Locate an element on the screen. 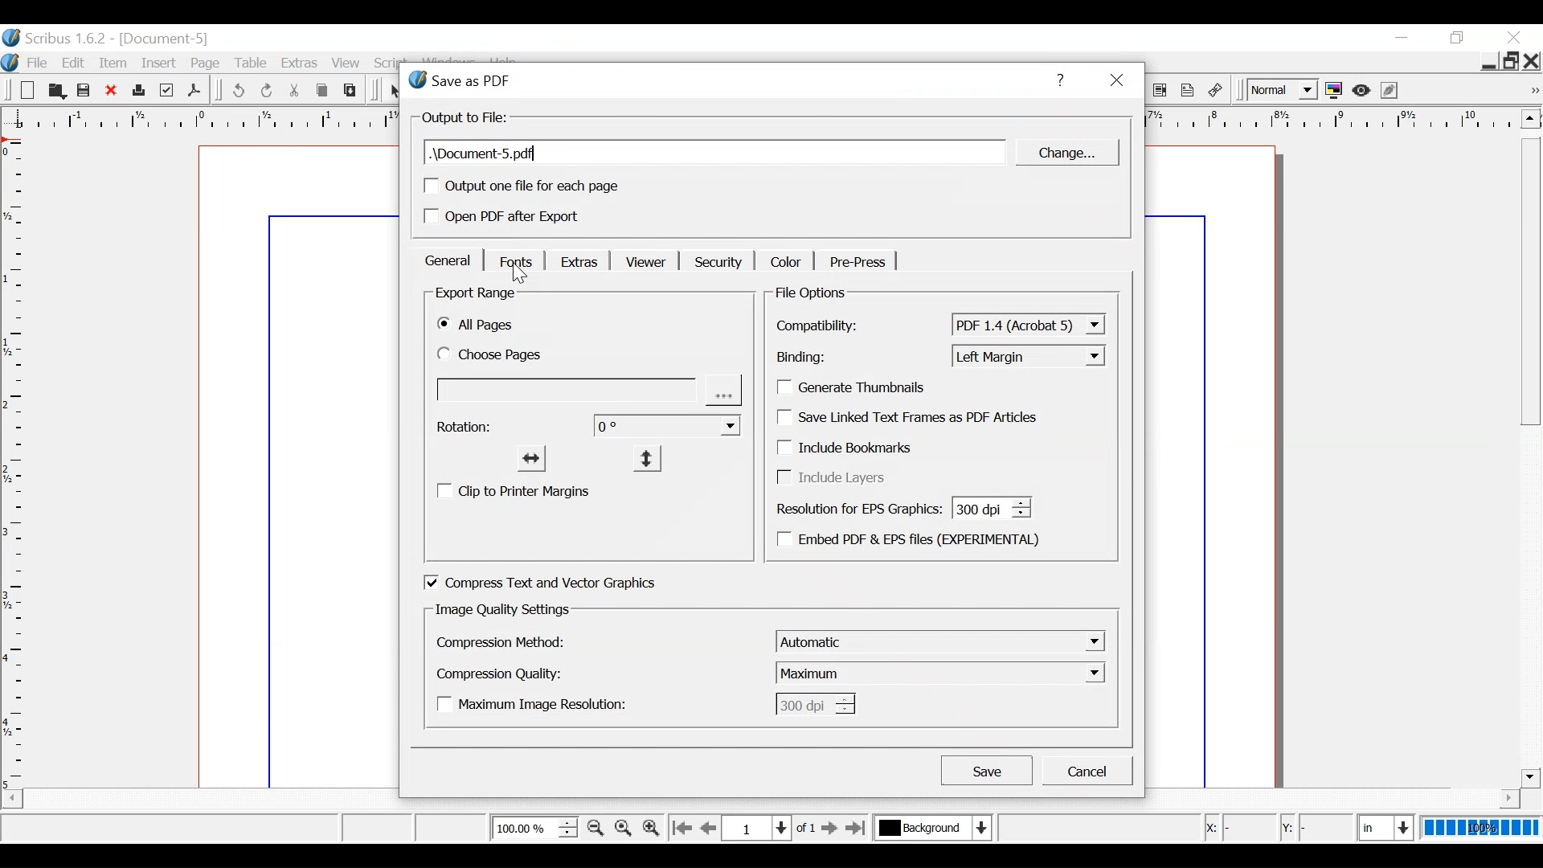 The image size is (1543, 868). Go to the last page is located at coordinates (857, 828).